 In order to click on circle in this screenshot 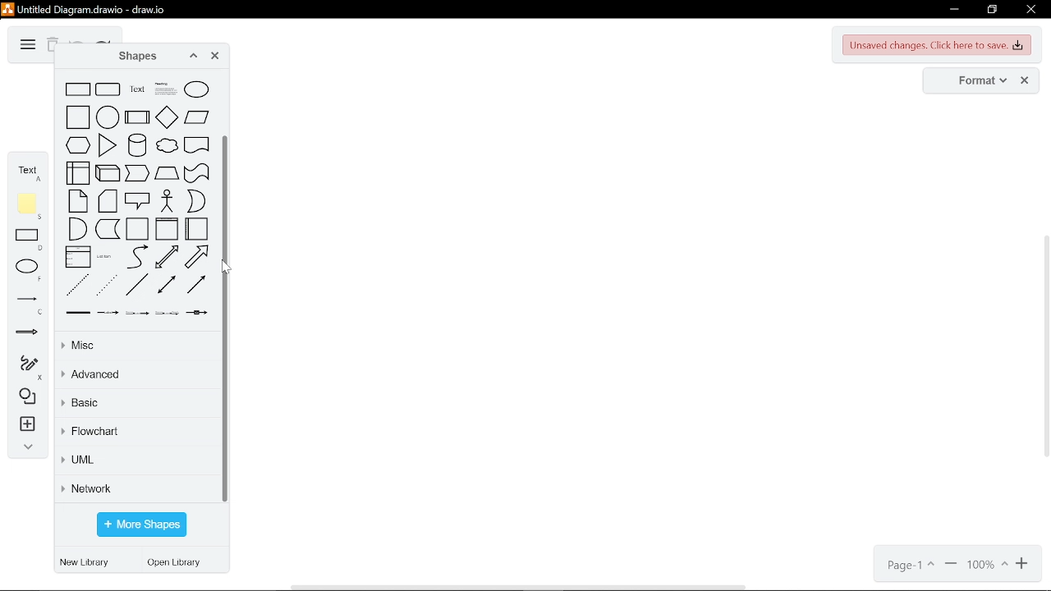, I will do `click(108, 117)`.